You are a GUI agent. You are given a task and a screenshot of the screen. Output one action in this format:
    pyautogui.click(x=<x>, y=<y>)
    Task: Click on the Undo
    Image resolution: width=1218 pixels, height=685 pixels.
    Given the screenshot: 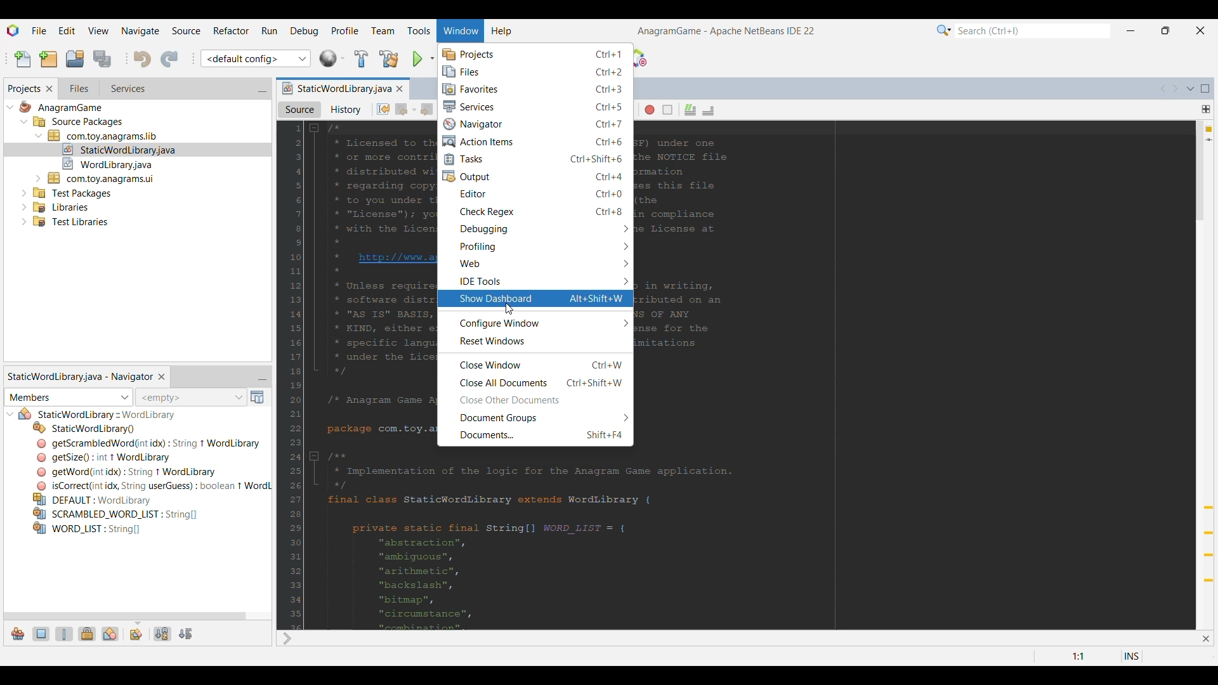 What is the action you would take?
    pyautogui.click(x=142, y=59)
    